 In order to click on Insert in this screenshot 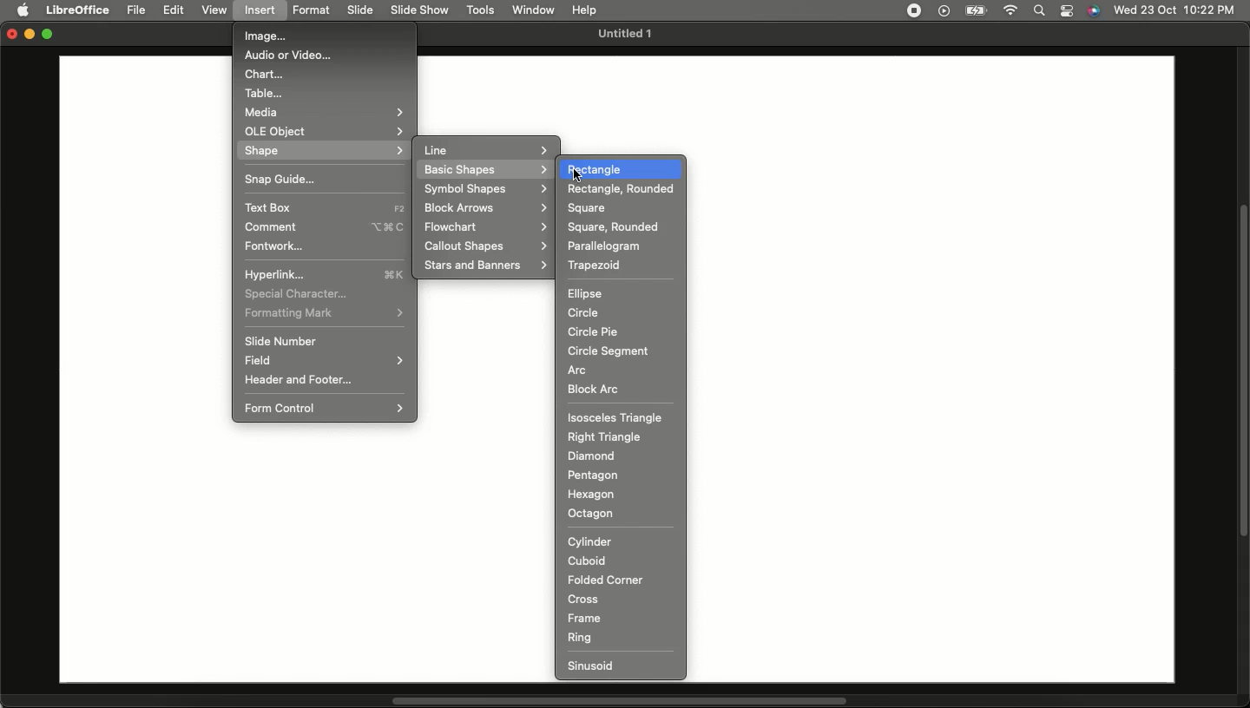, I will do `click(261, 10)`.